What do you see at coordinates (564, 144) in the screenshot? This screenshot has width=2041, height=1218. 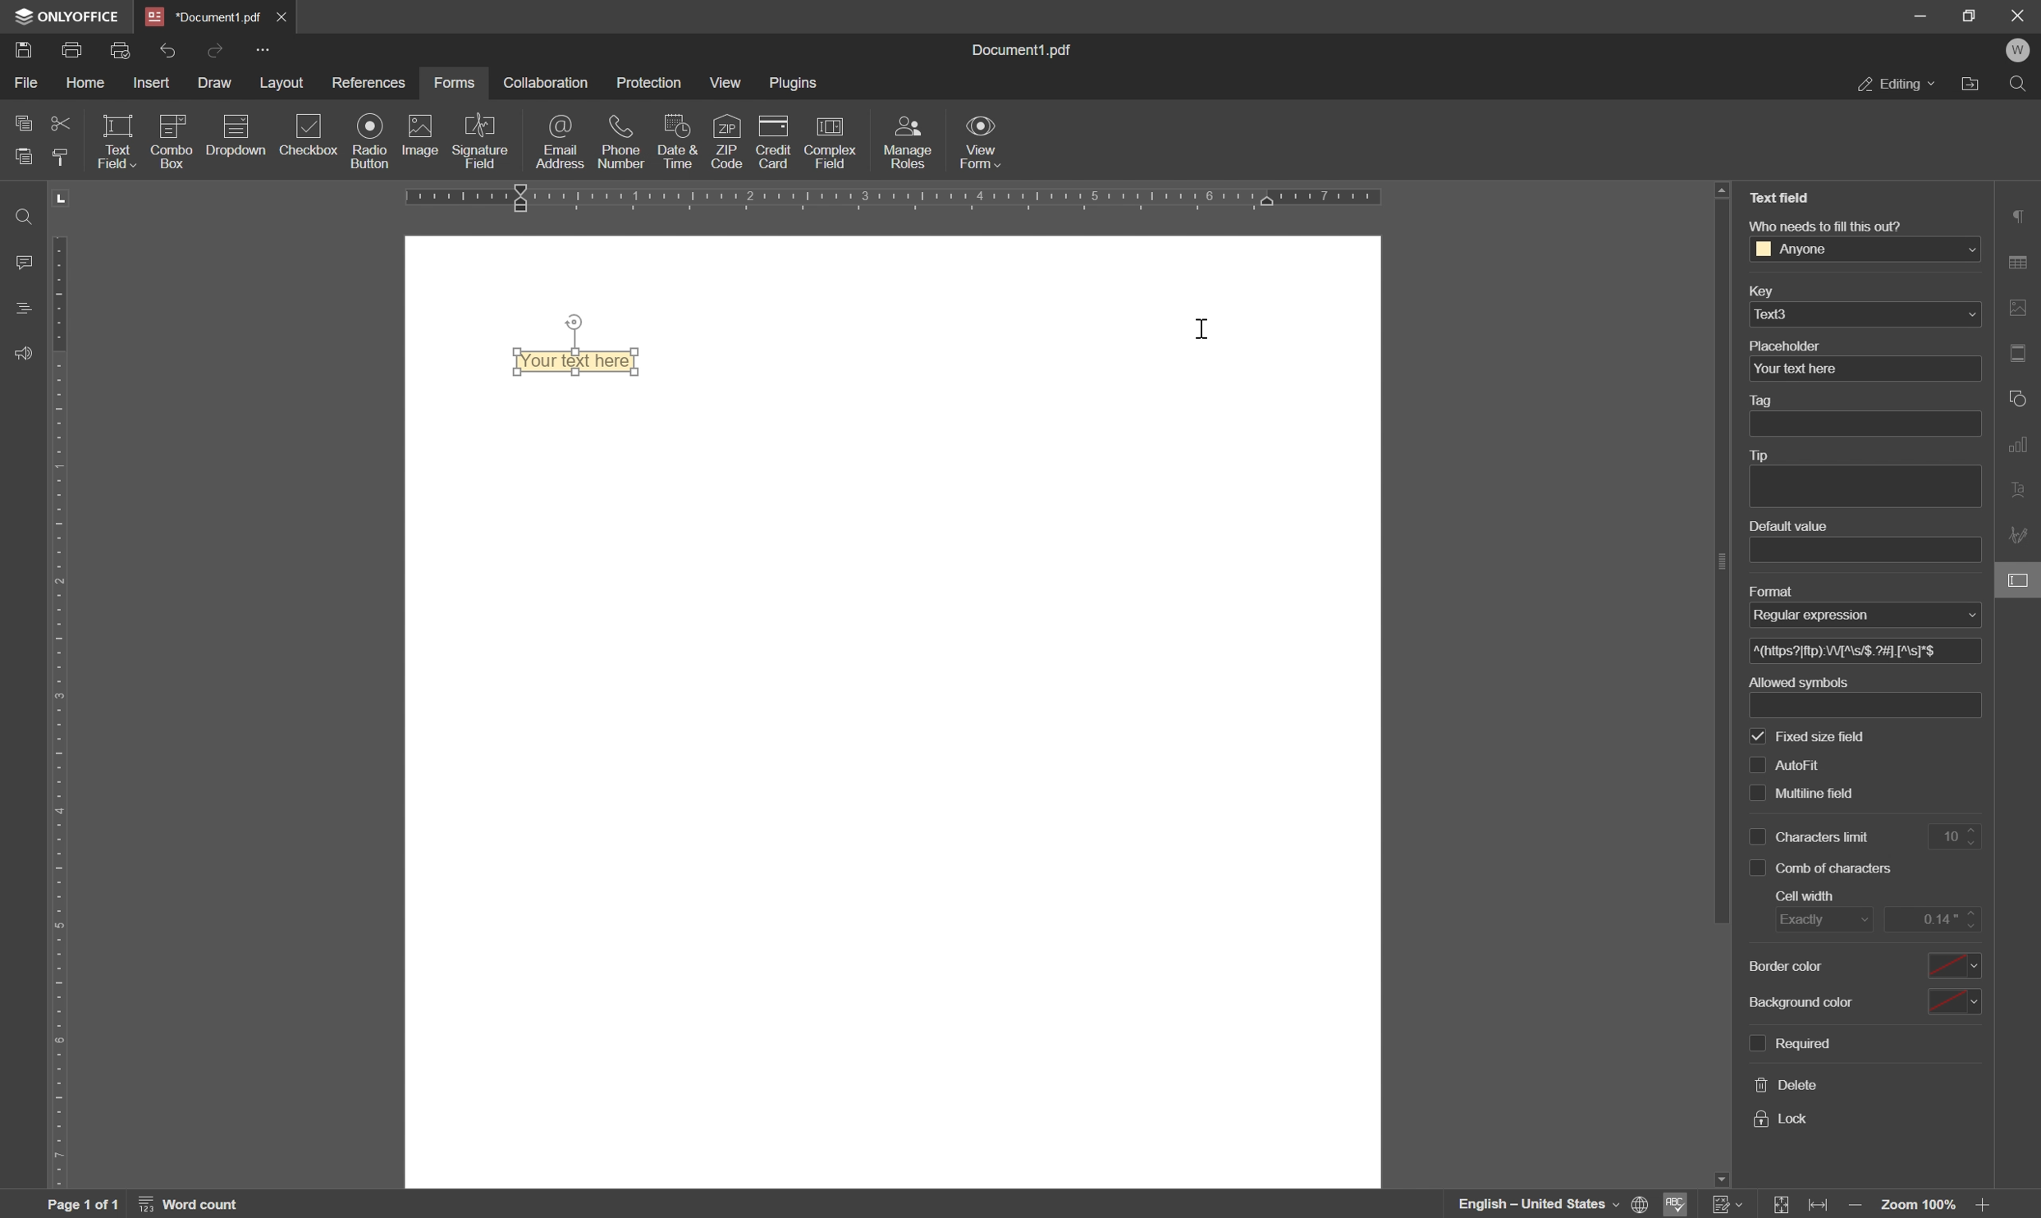 I see `email address` at bounding box center [564, 144].